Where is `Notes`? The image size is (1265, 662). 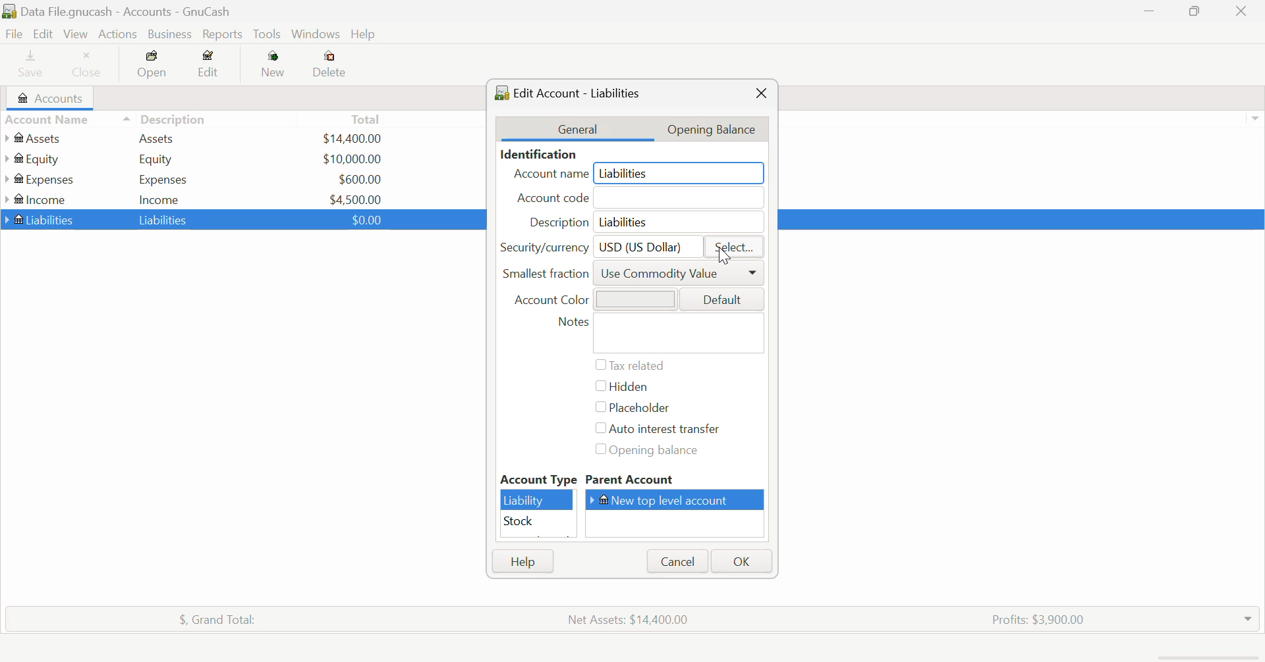
Notes is located at coordinates (658, 333).